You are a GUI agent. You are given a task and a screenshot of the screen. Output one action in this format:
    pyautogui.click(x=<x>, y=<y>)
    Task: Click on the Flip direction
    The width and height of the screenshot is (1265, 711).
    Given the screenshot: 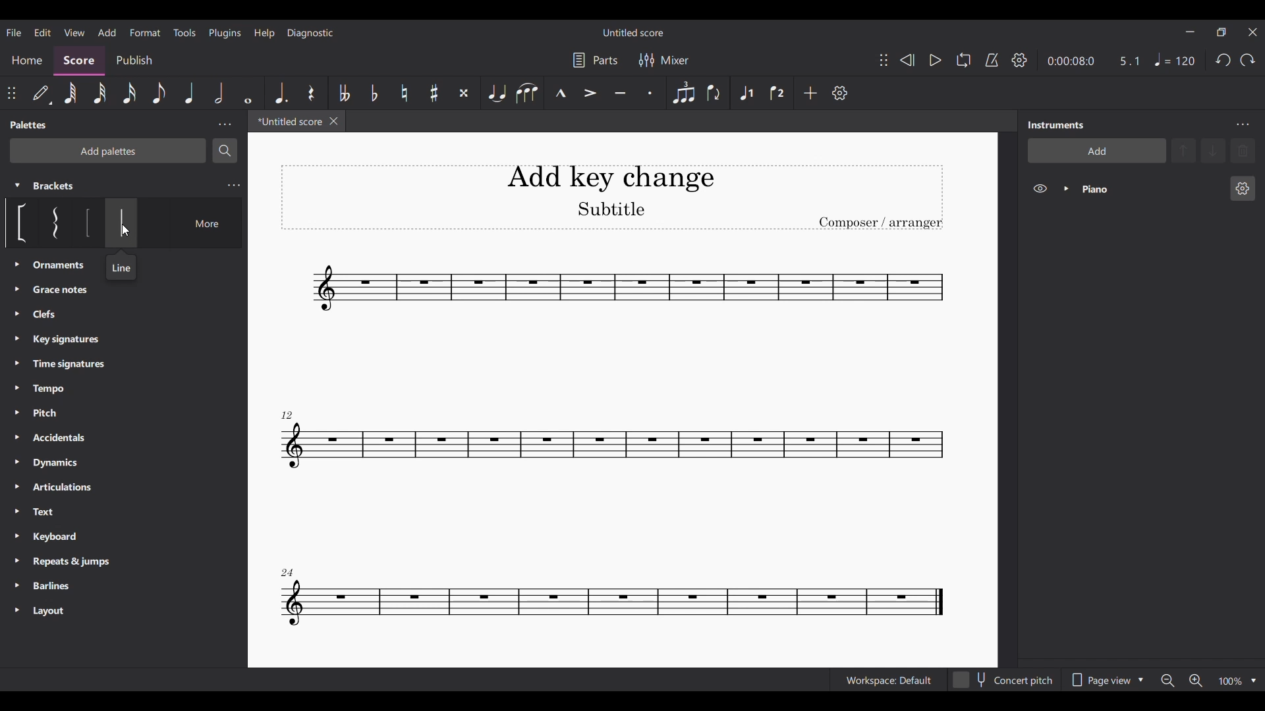 What is the action you would take?
    pyautogui.click(x=714, y=93)
    